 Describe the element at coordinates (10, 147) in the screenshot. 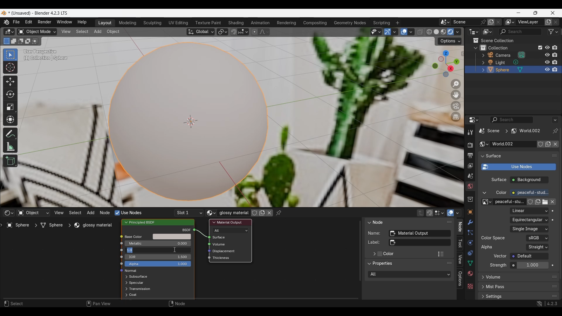

I see `Measure` at that location.